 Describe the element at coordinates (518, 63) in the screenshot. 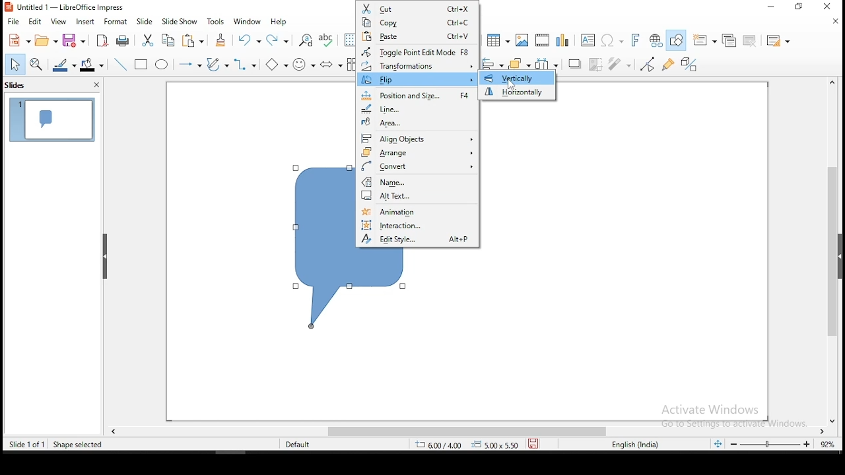

I see `arrange` at that location.